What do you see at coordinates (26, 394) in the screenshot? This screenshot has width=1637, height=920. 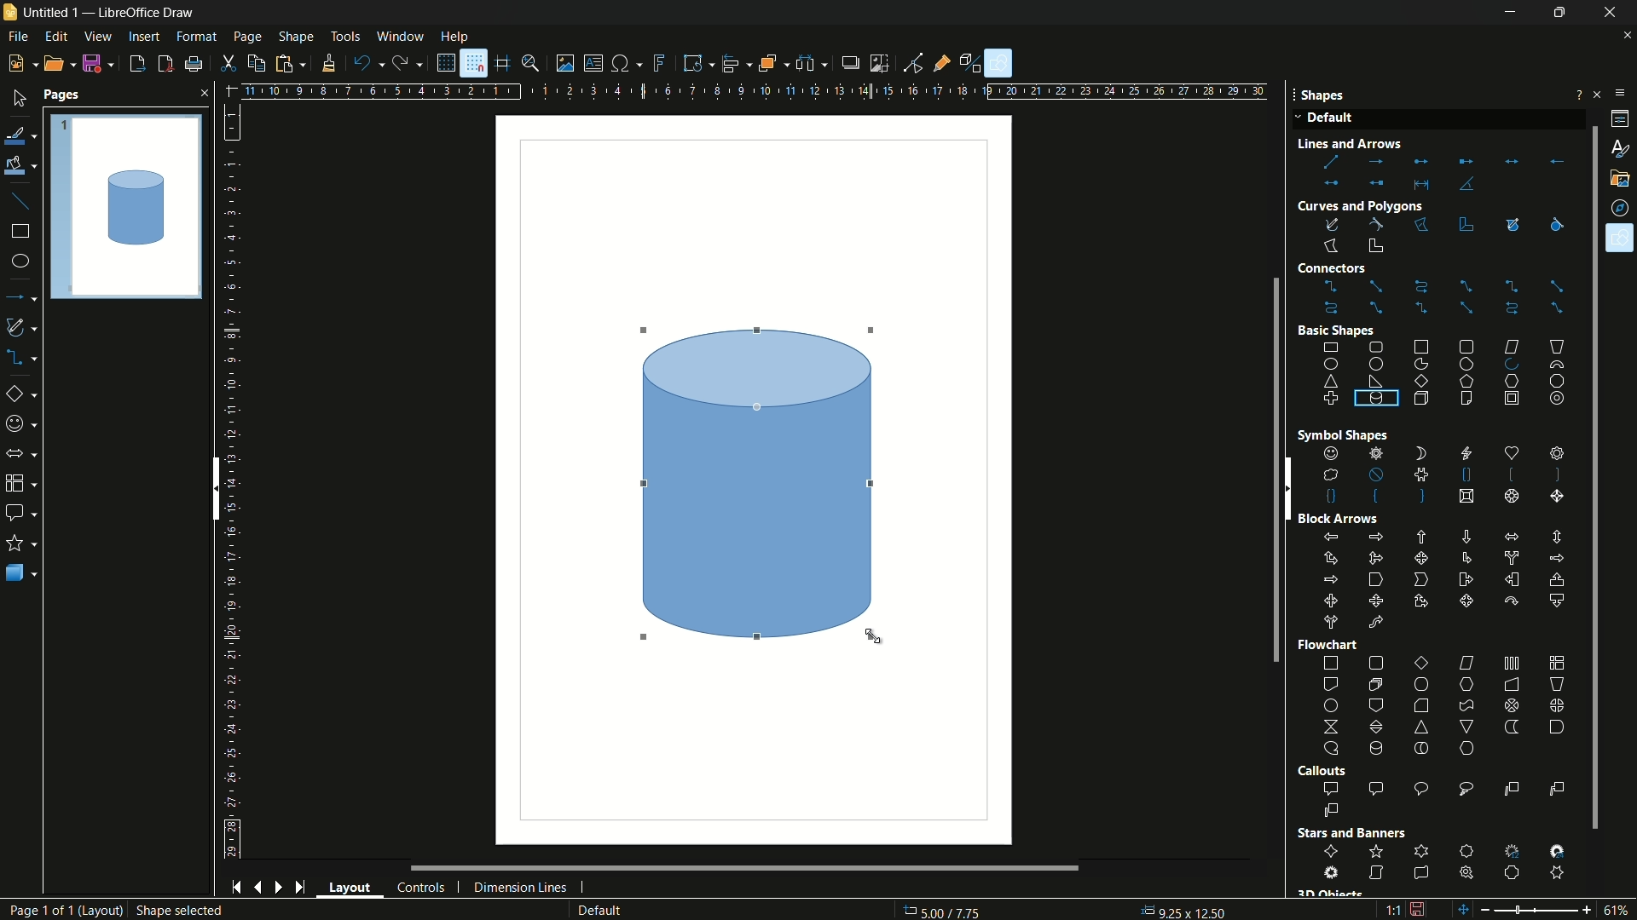 I see `basic shapes` at bounding box center [26, 394].